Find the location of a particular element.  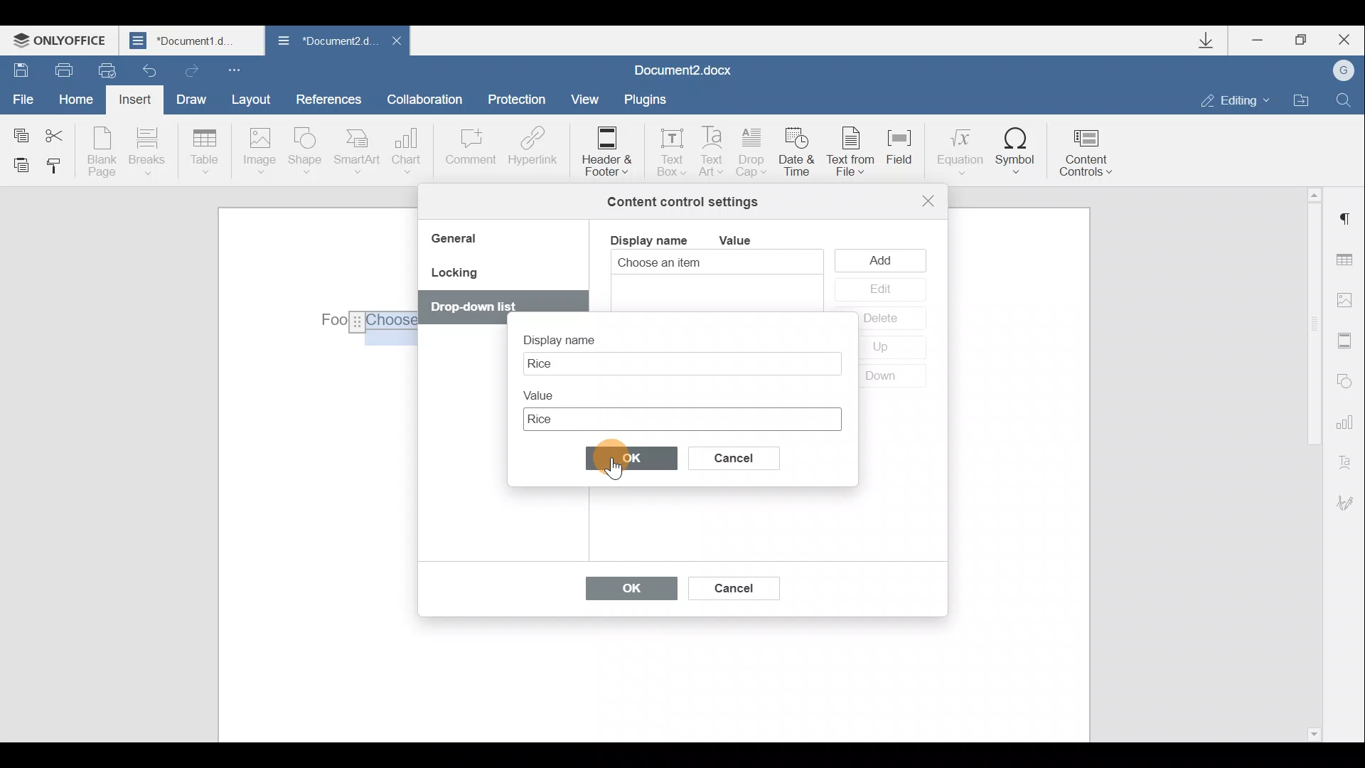

Plugins is located at coordinates (650, 100).